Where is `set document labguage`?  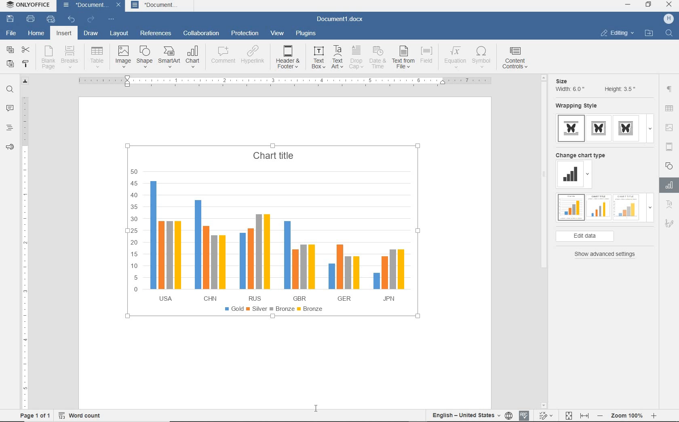 set document labguage is located at coordinates (509, 416).